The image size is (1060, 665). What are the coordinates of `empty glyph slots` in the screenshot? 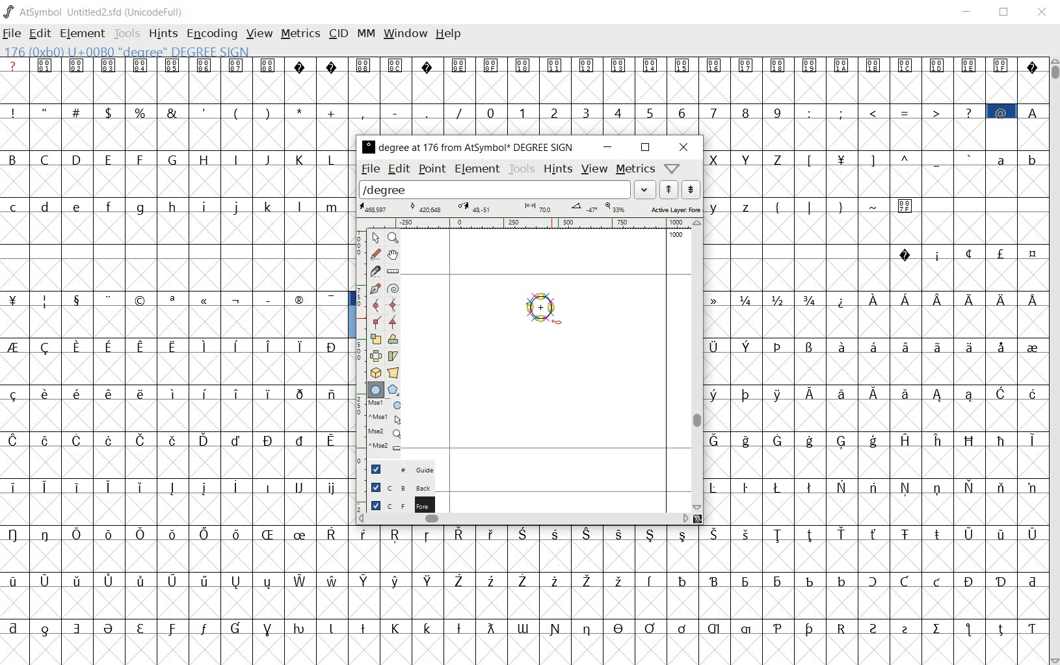 It's located at (875, 415).